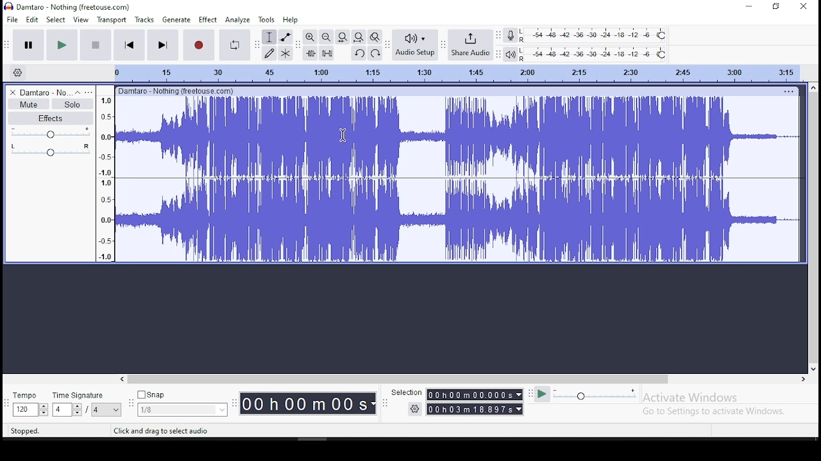 The image size is (821, 461). Describe the element at coordinates (586, 396) in the screenshot. I see `playback speed` at that location.